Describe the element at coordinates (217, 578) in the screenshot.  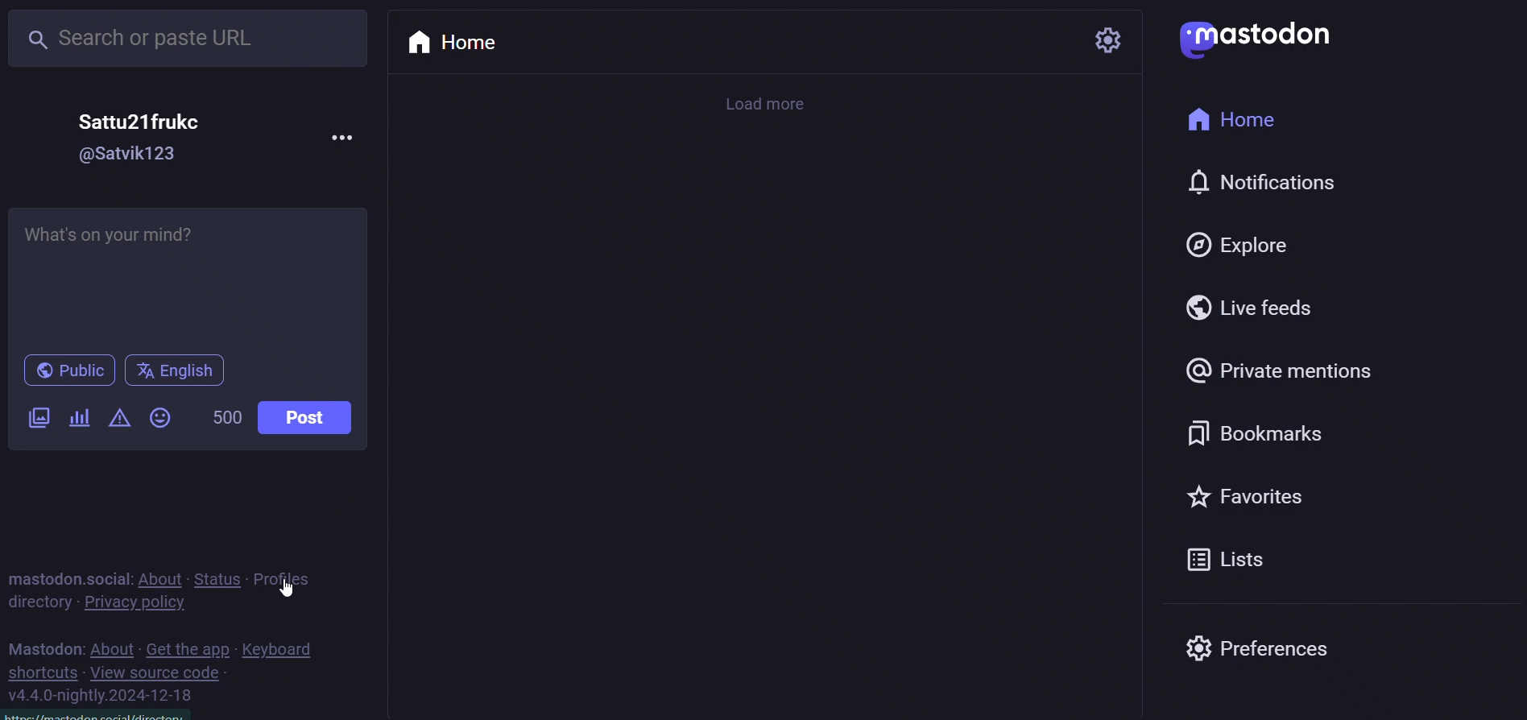
I see `status` at that location.